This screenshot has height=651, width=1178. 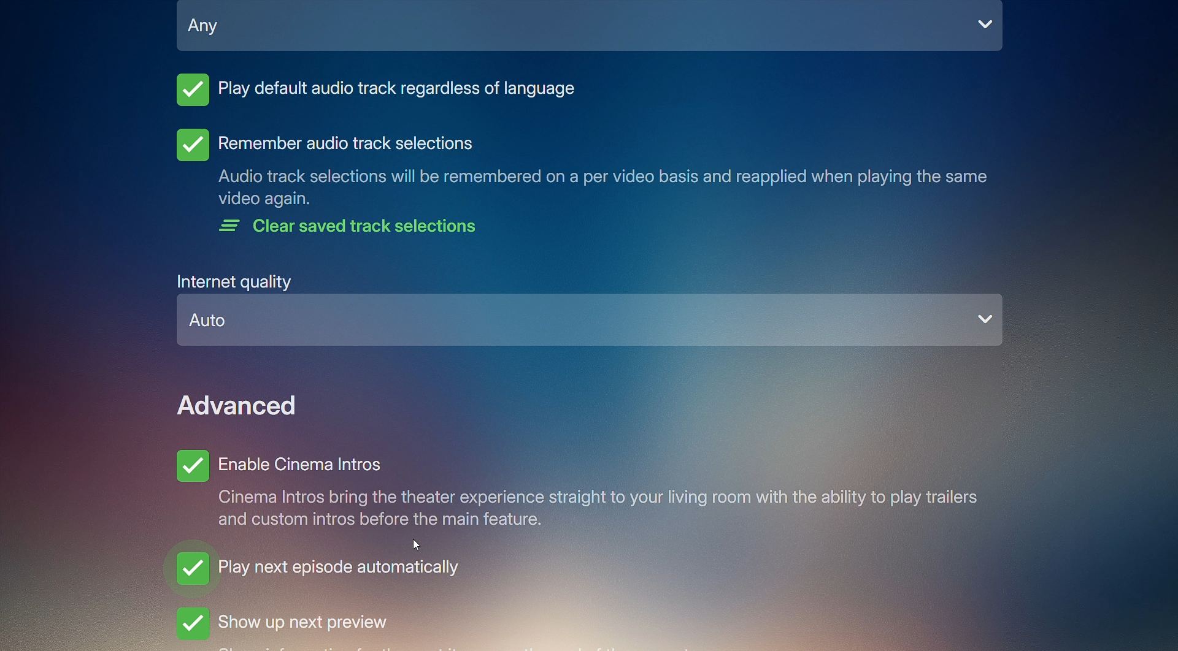 I want to click on cursor, so click(x=420, y=544).